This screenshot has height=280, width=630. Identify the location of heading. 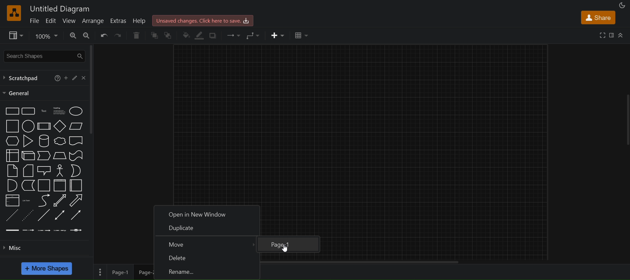
(59, 111).